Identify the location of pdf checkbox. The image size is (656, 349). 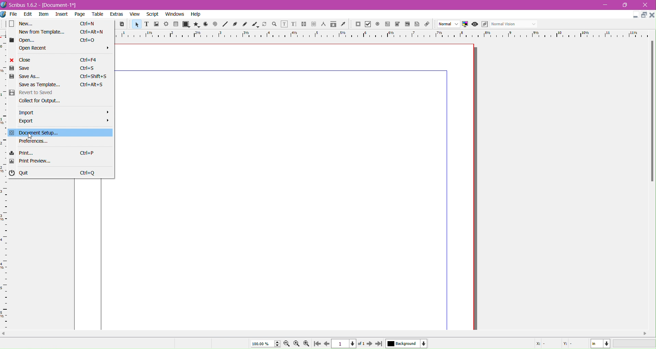
(387, 24).